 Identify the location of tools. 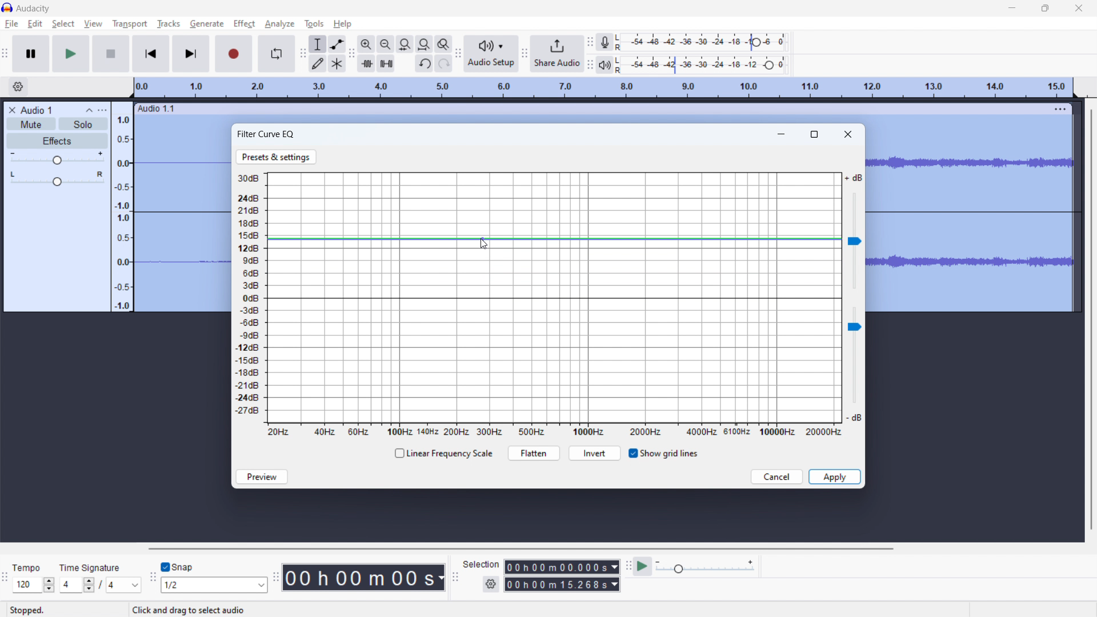
(314, 24).